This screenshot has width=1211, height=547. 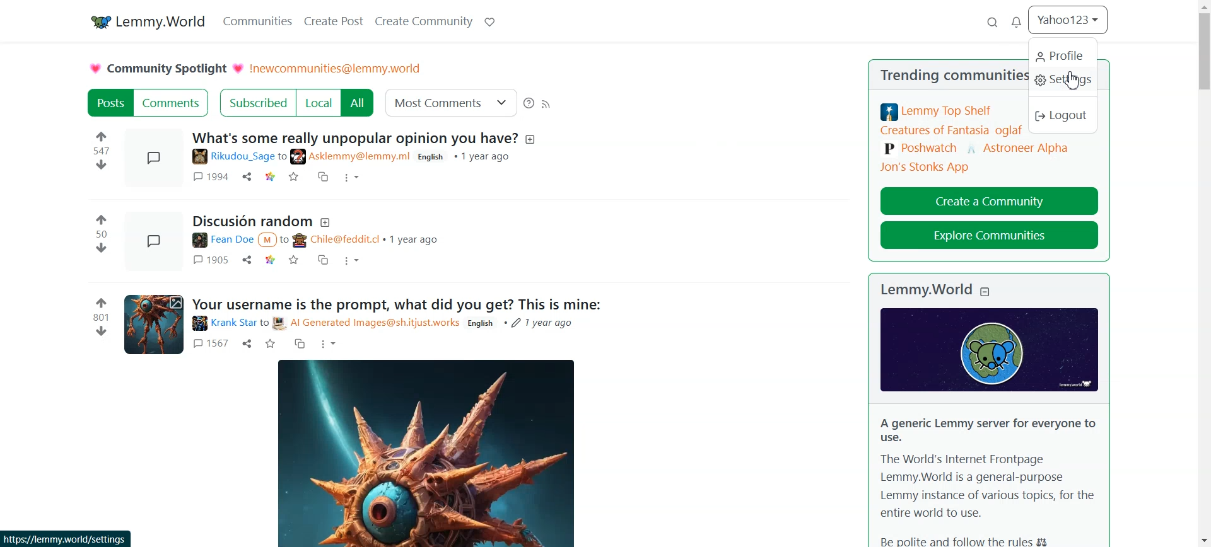 I want to click on to, so click(x=283, y=156).